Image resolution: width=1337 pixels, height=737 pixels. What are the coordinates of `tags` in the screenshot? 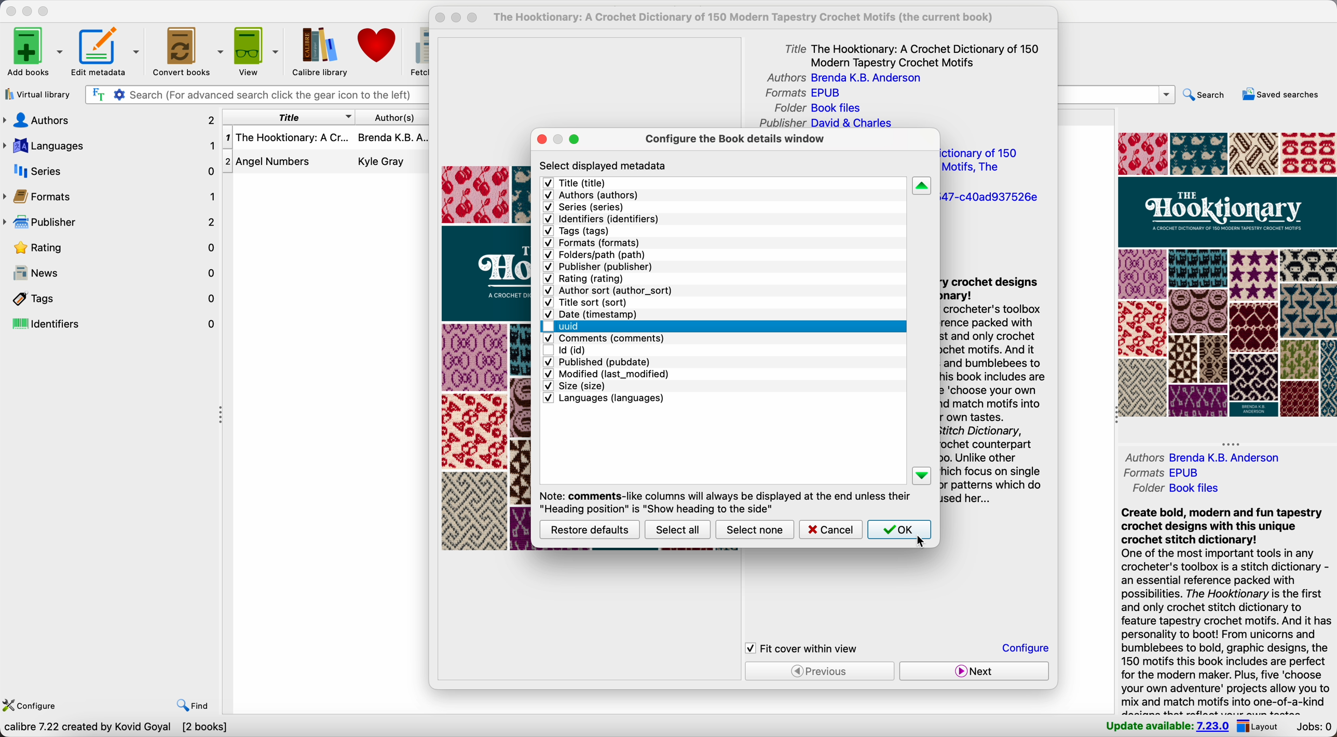 It's located at (111, 298).